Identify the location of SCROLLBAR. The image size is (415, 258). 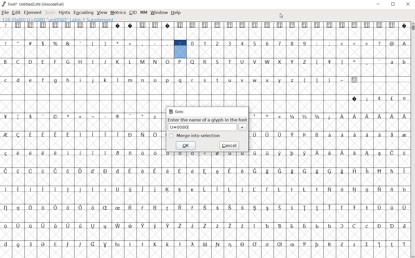
(412, 140).